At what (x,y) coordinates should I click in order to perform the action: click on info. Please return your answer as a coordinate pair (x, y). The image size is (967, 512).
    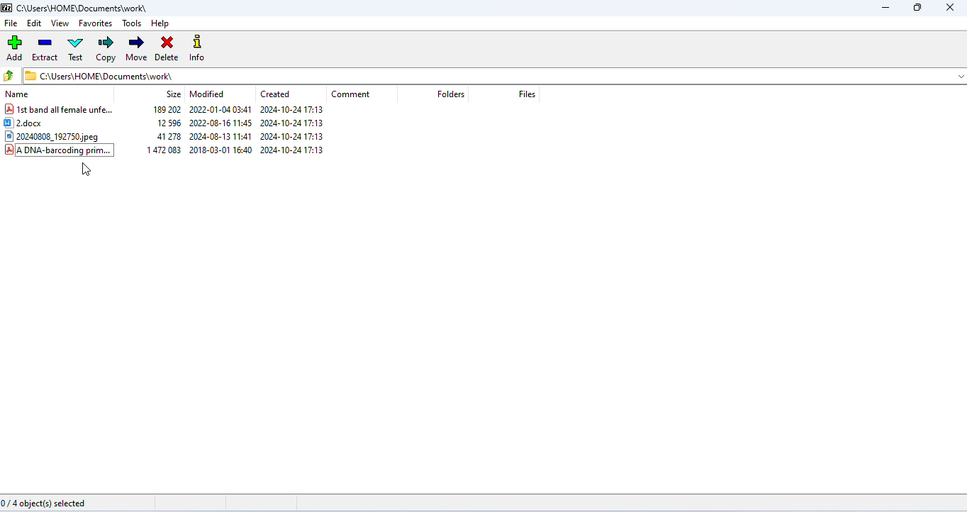
    Looking at the image, I should click on (201, 50).